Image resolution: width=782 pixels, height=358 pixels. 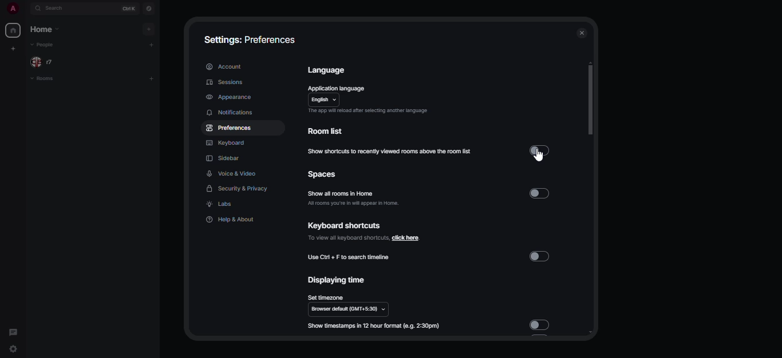 I want to click on add, so click(x=148, y=29).